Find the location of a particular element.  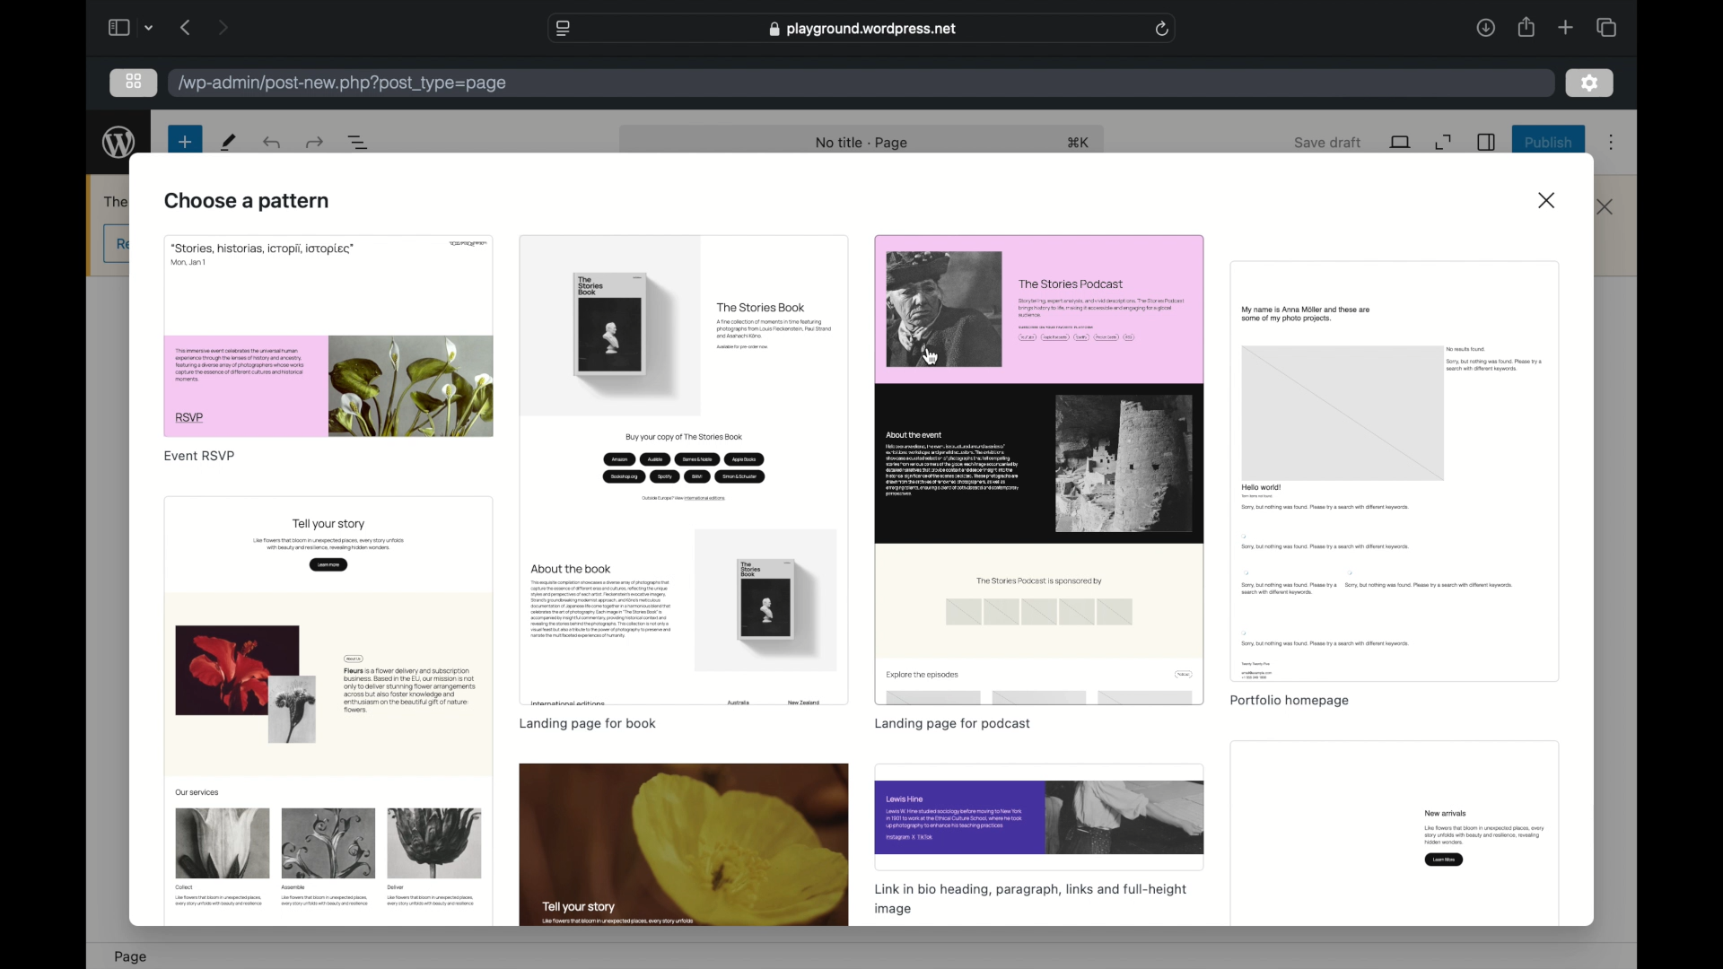

preview is located at coordinates (686, 471).